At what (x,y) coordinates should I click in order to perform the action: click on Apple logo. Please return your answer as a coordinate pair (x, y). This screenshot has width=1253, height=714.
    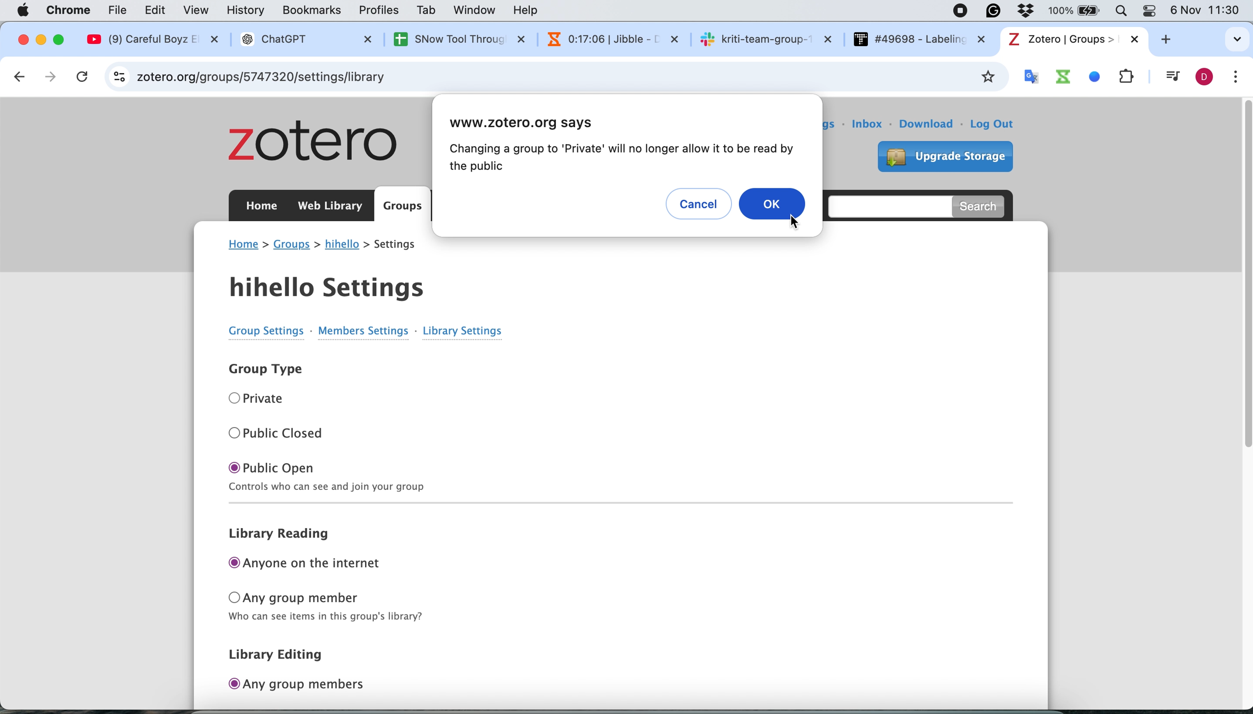
    Looking at the image, I should click on (23, 10).